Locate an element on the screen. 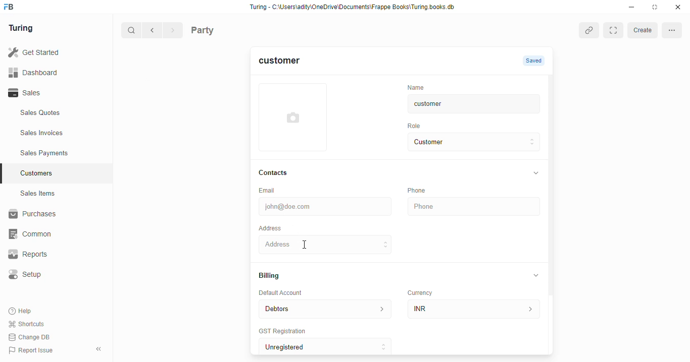 Image resolution: width=690 pixels, height=362 pixels. INR is located at coordinates (474, 307).